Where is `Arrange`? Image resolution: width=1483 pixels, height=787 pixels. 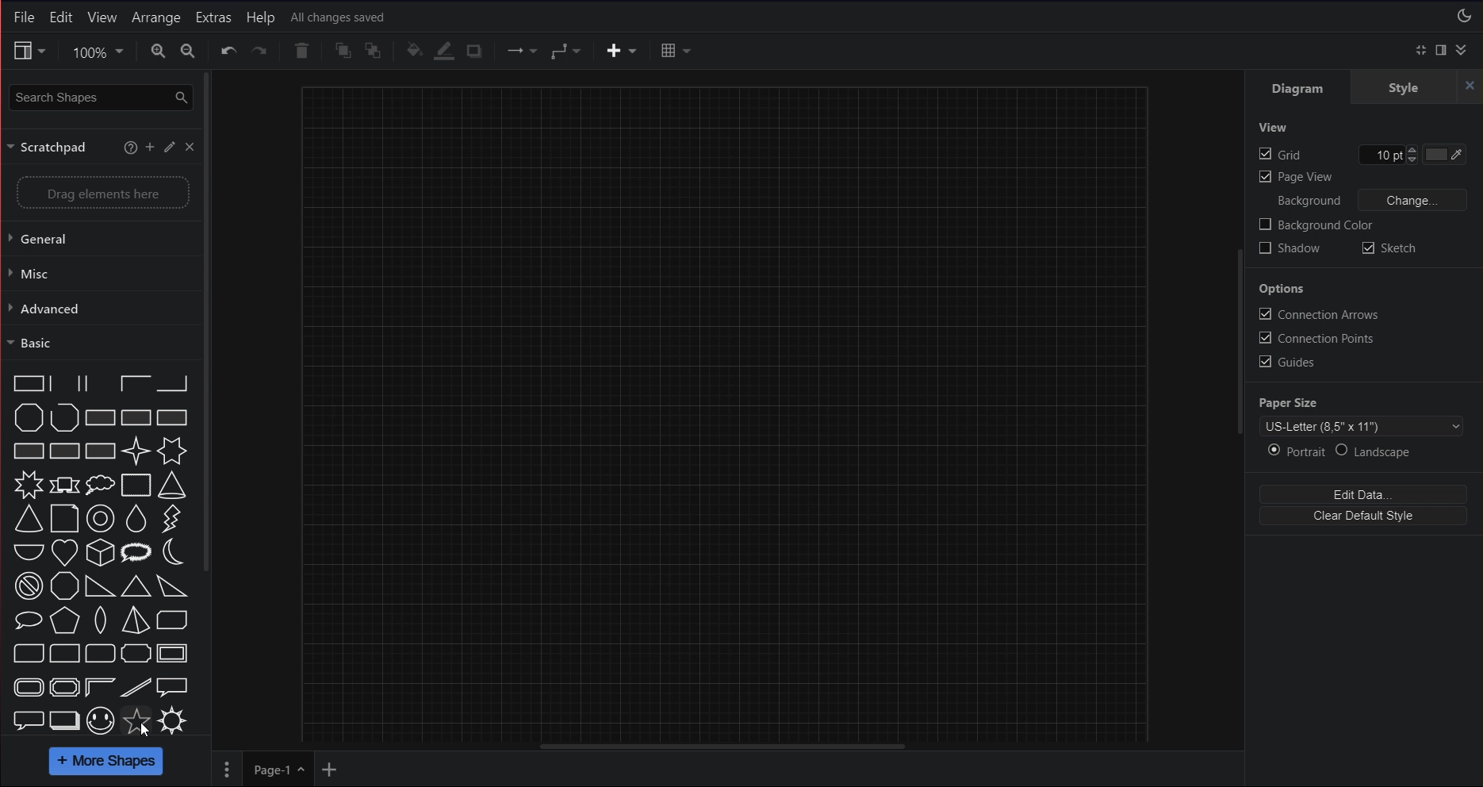
Arrange is located at coordinates (158, 17).